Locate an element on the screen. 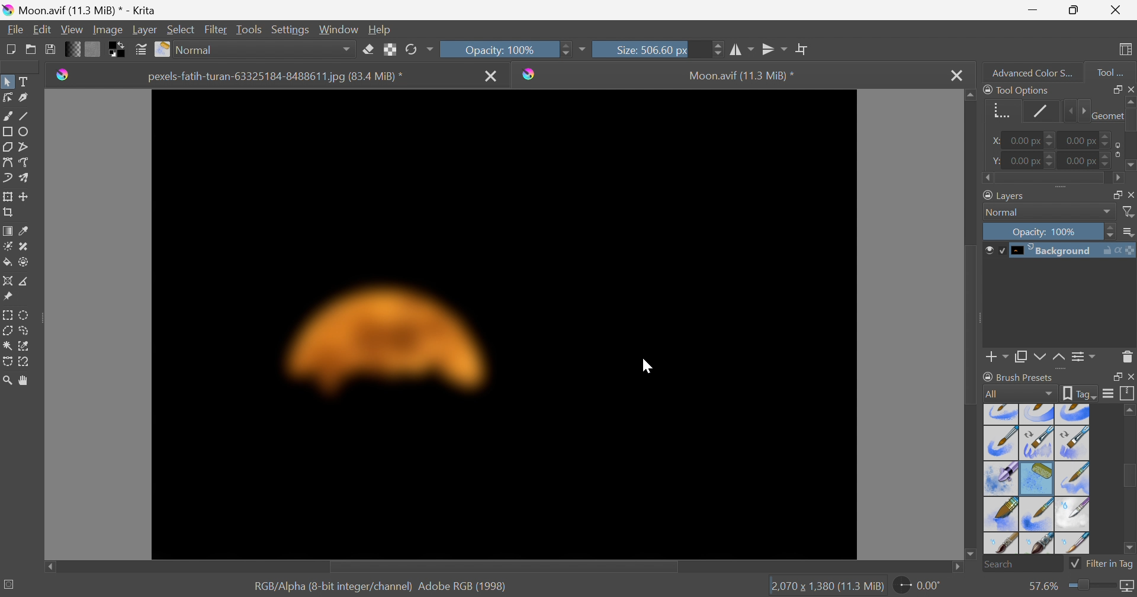 The width and height of the screenshot is (1137, 597). No selection is located at coordinates (10, 584).